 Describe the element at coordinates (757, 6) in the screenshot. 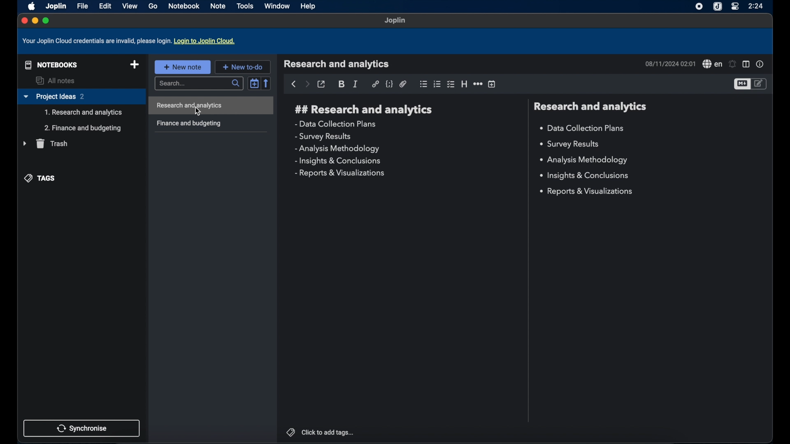

I see `2:24` at that location.